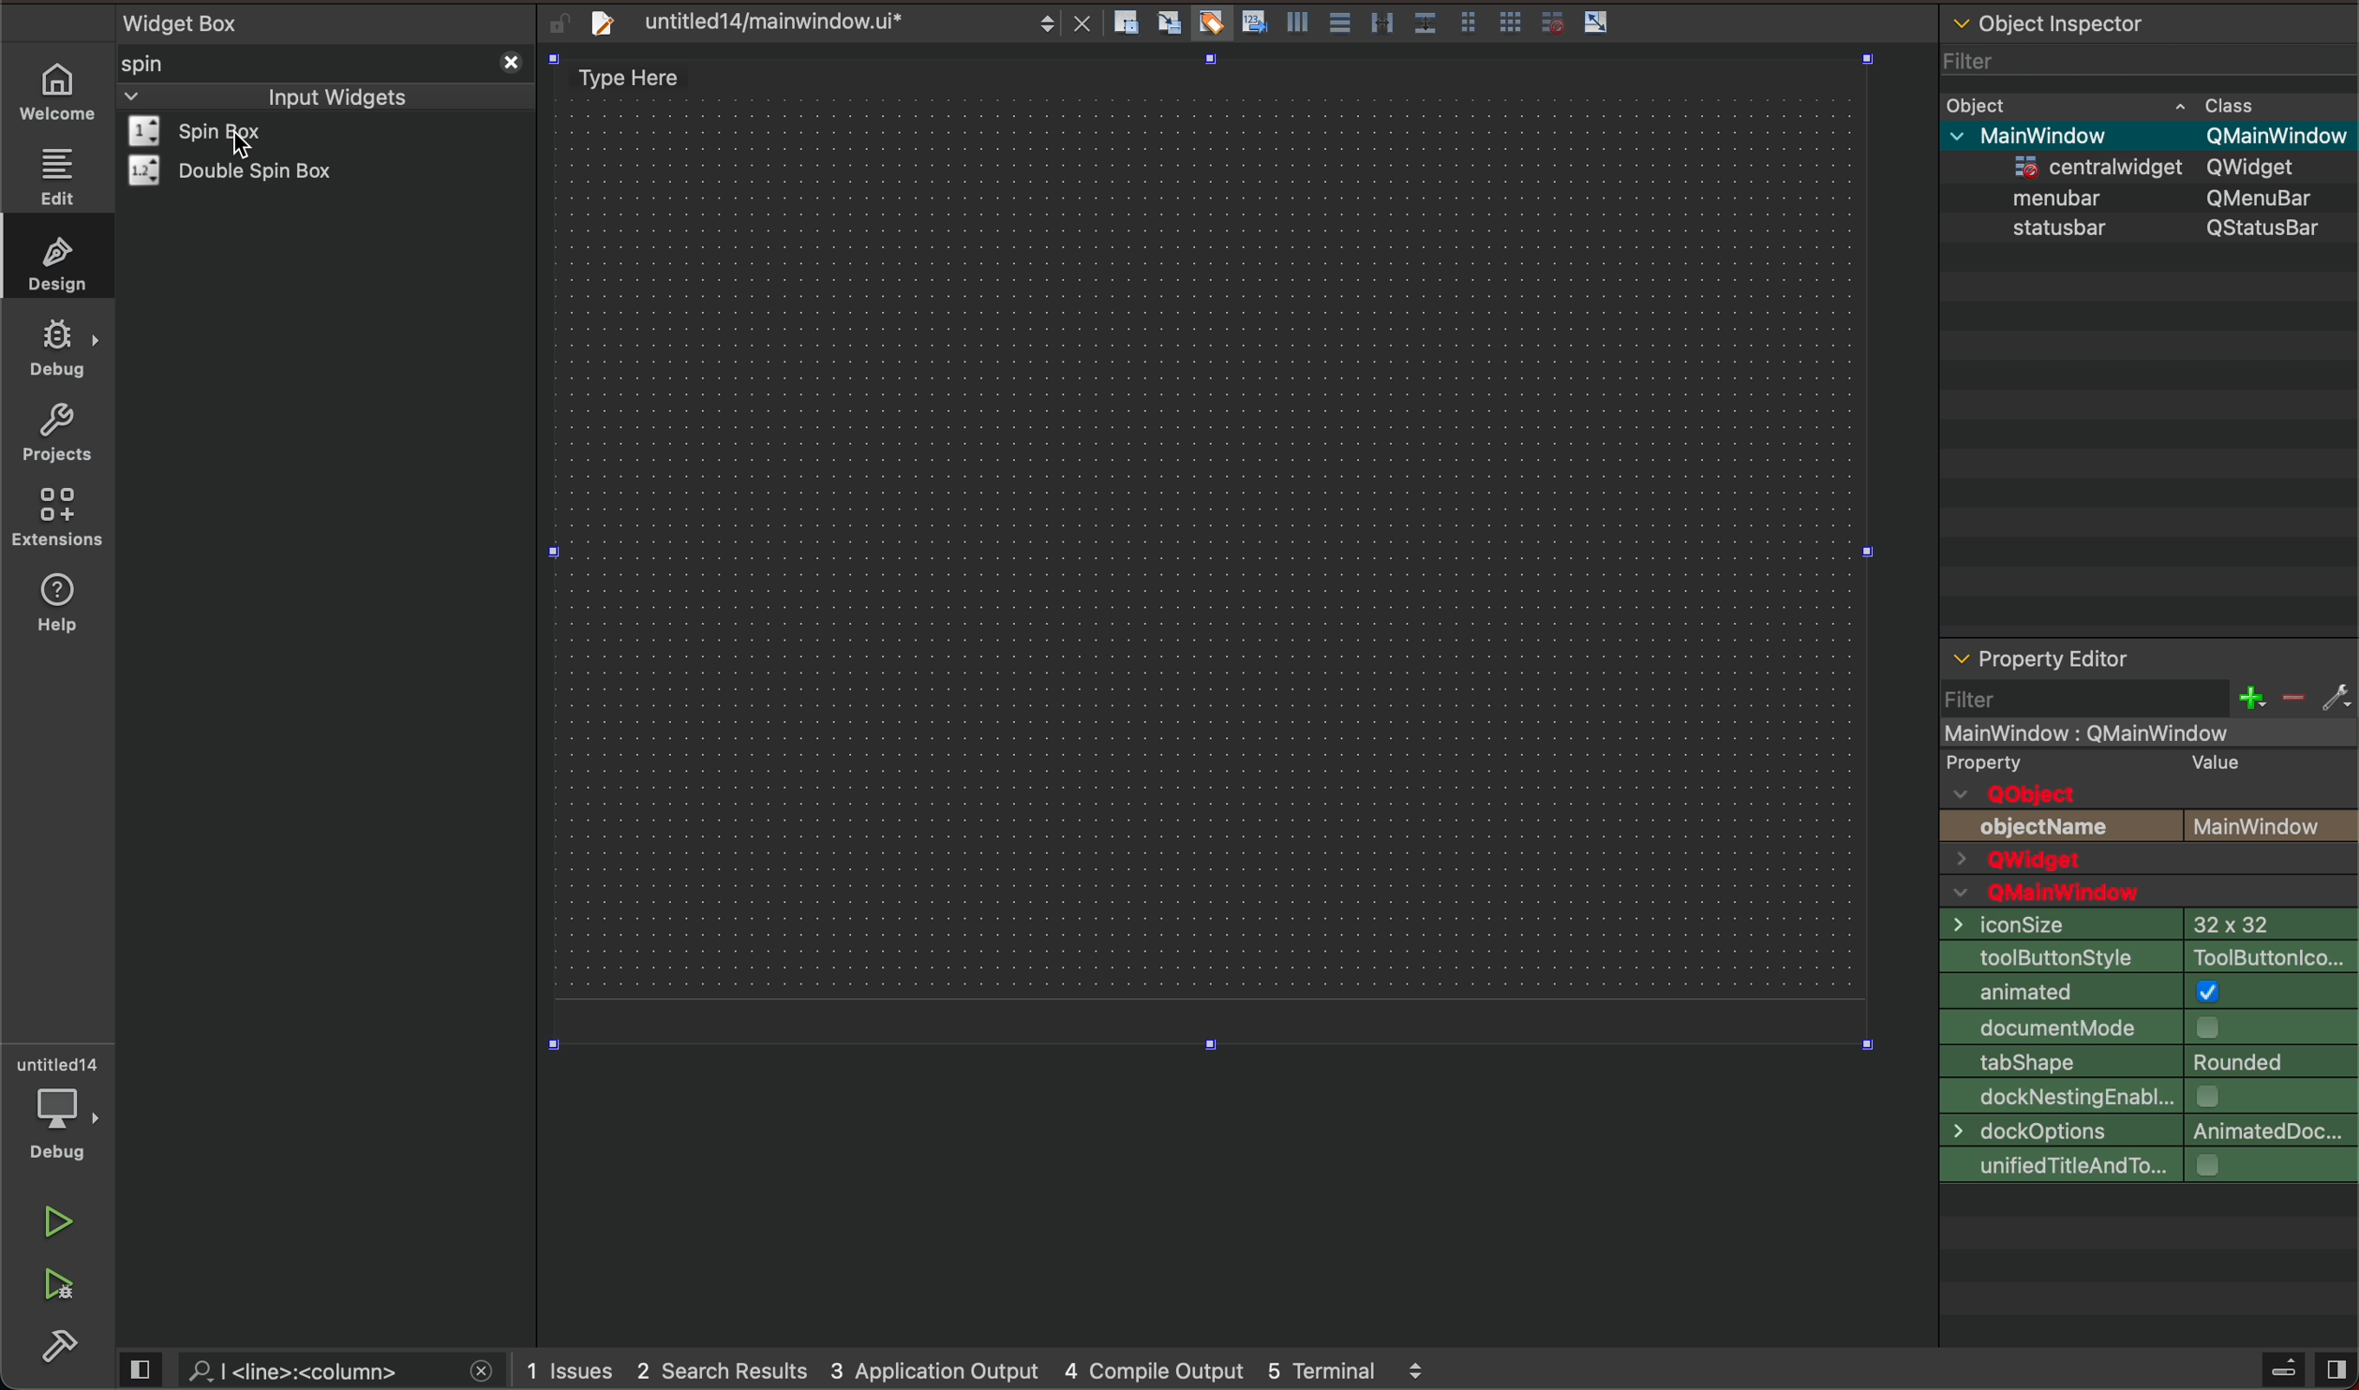 Image resolution: width=2359 pixels, height=1390 pixels. I want to click on , so click(2094, 163).